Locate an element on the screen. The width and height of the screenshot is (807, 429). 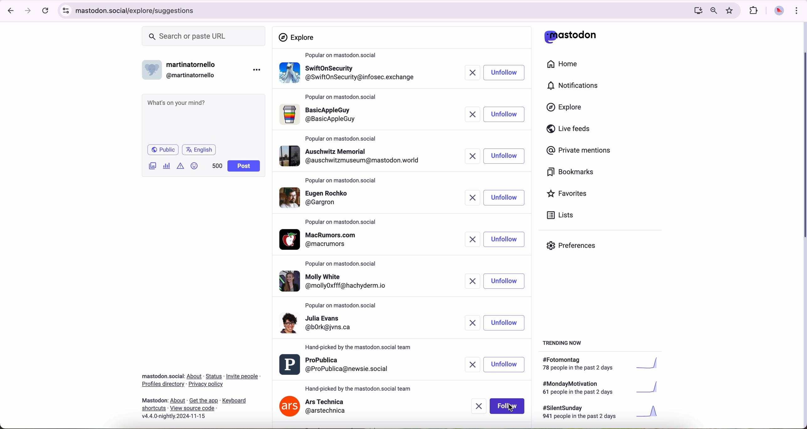
navigate back is located at coordinates (8, 10).